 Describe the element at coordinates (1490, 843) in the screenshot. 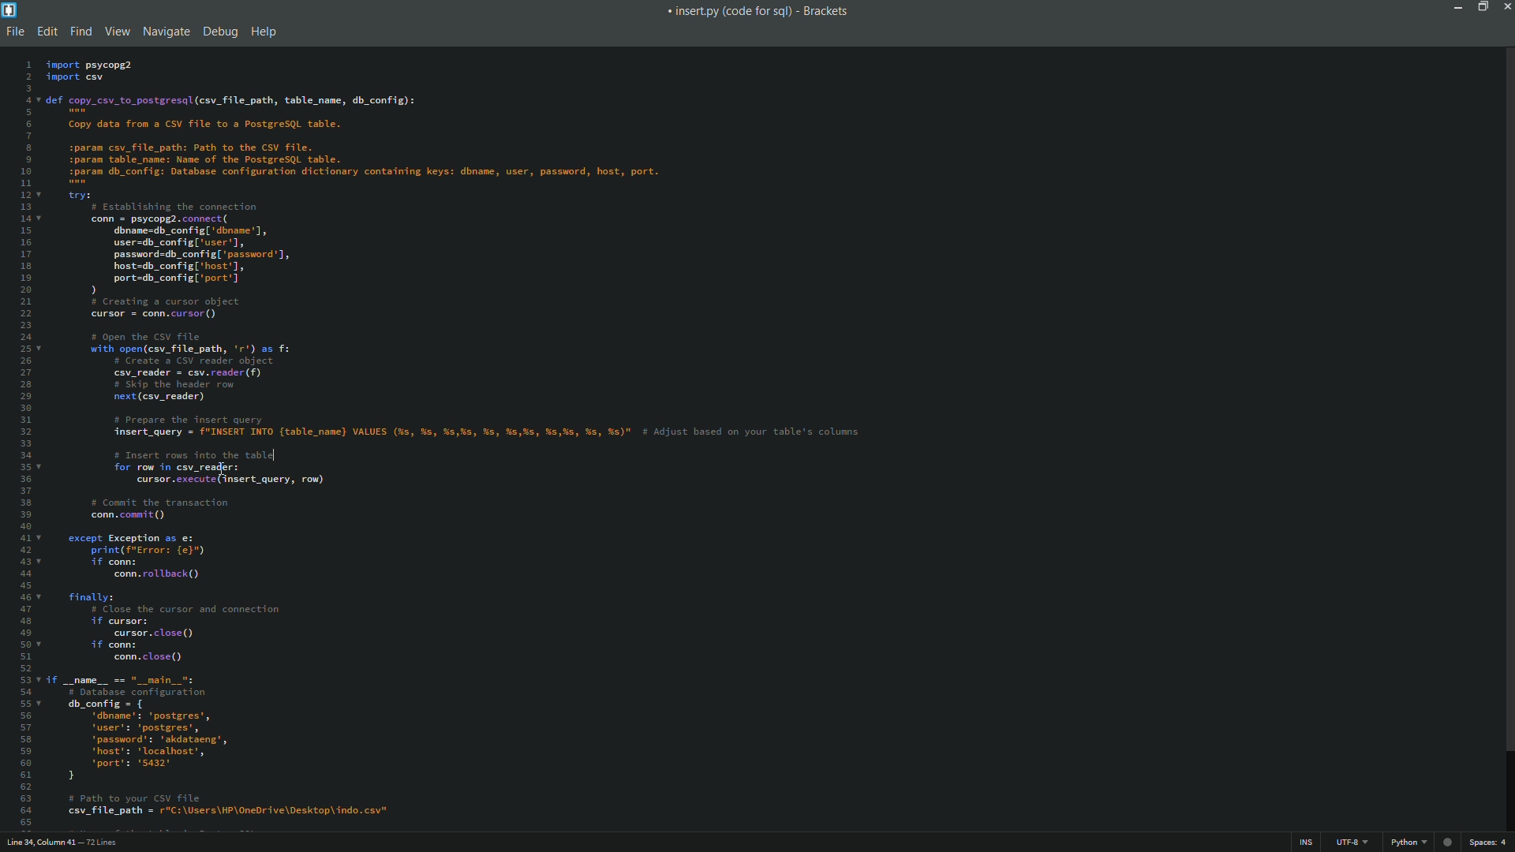

I see `space` at that location.